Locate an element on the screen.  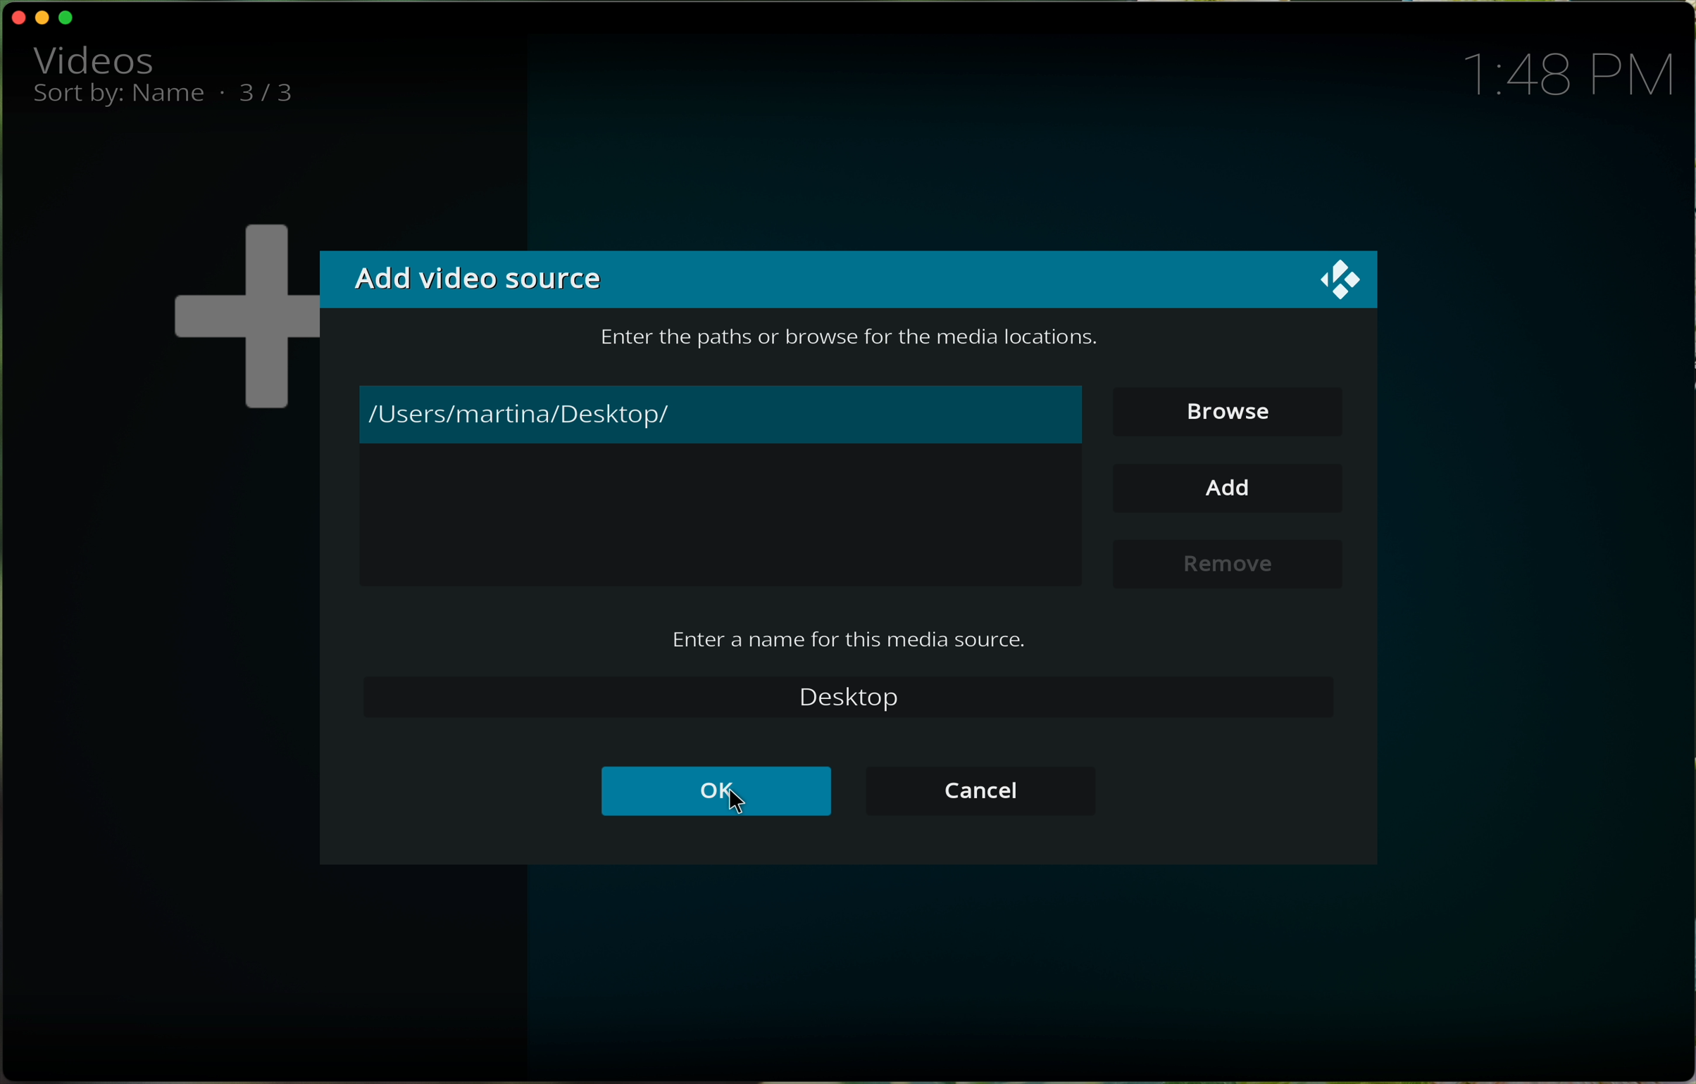
maximise is located at coordinates (70, 19).